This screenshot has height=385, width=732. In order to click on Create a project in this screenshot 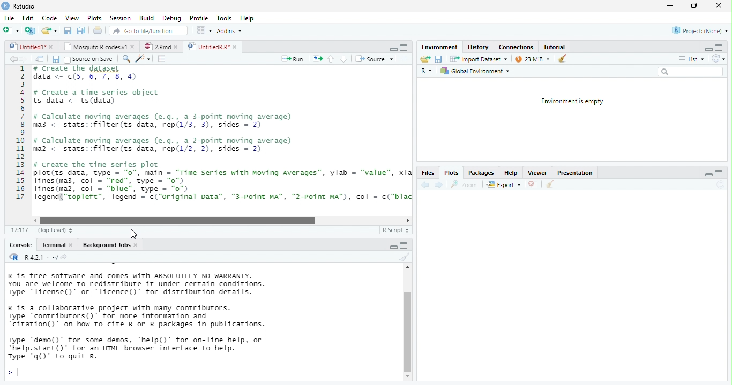, I will do `click(29, 30)`.